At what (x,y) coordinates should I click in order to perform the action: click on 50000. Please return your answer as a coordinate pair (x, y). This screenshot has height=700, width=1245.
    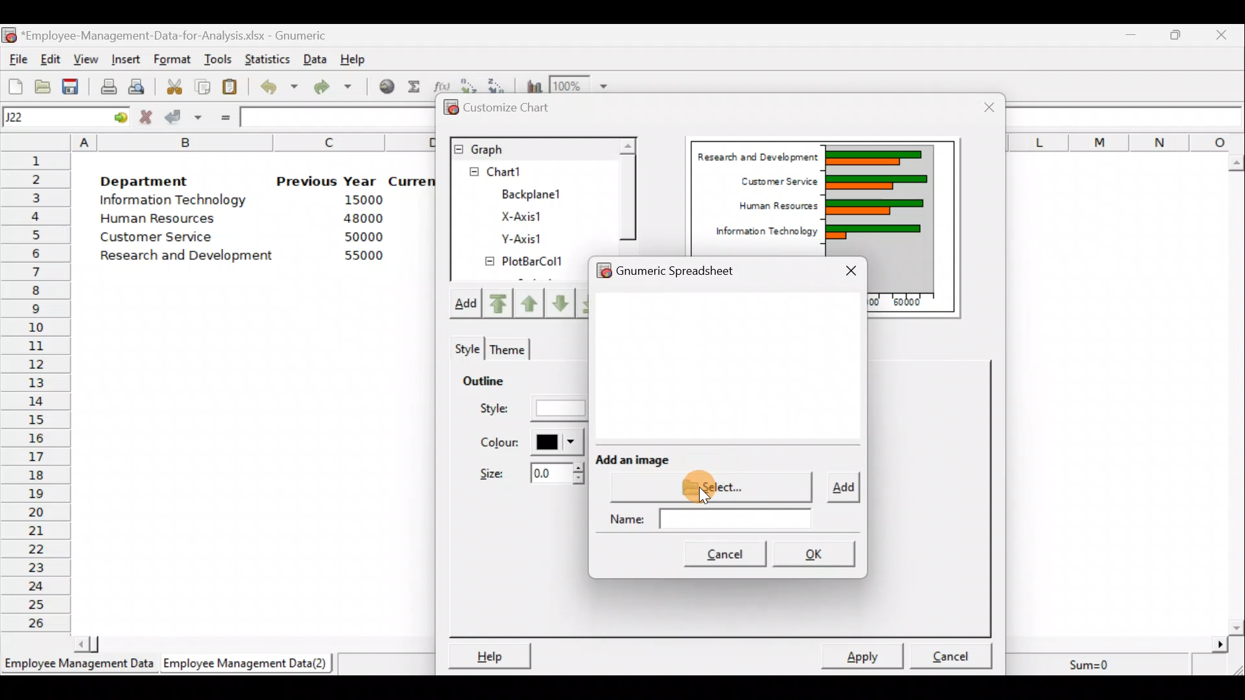
    Looking at the image, I should click on (361, 237).